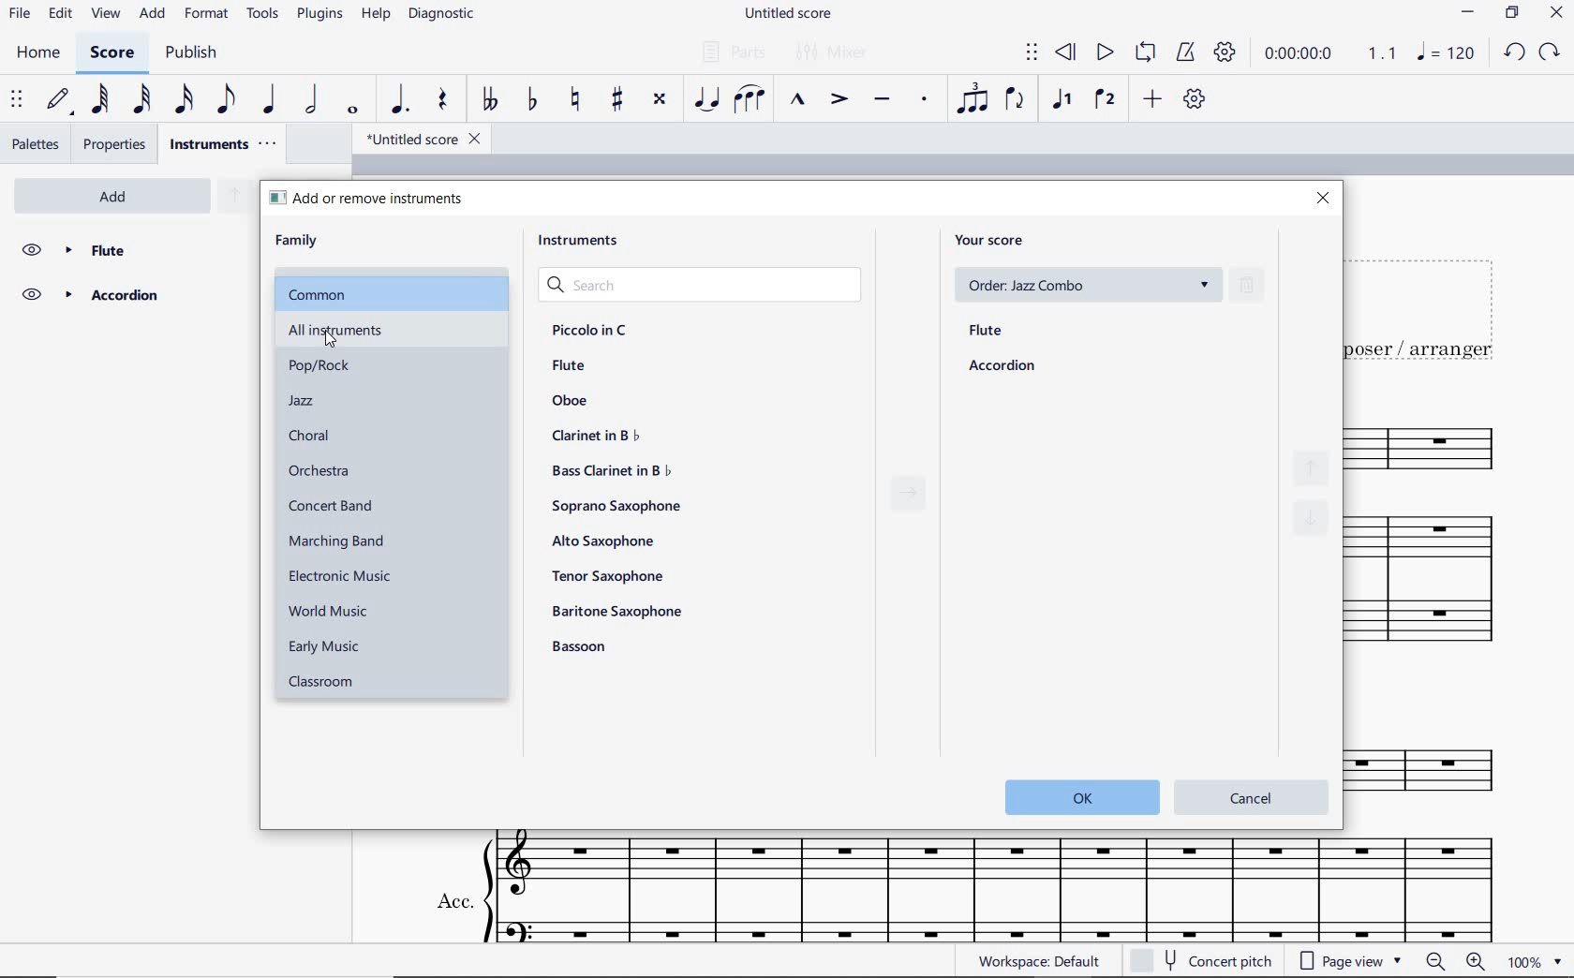 The image size is (1574, 978). Describe the element at coordinates (1325, 197) in the screenshot. I see `close` at that location.